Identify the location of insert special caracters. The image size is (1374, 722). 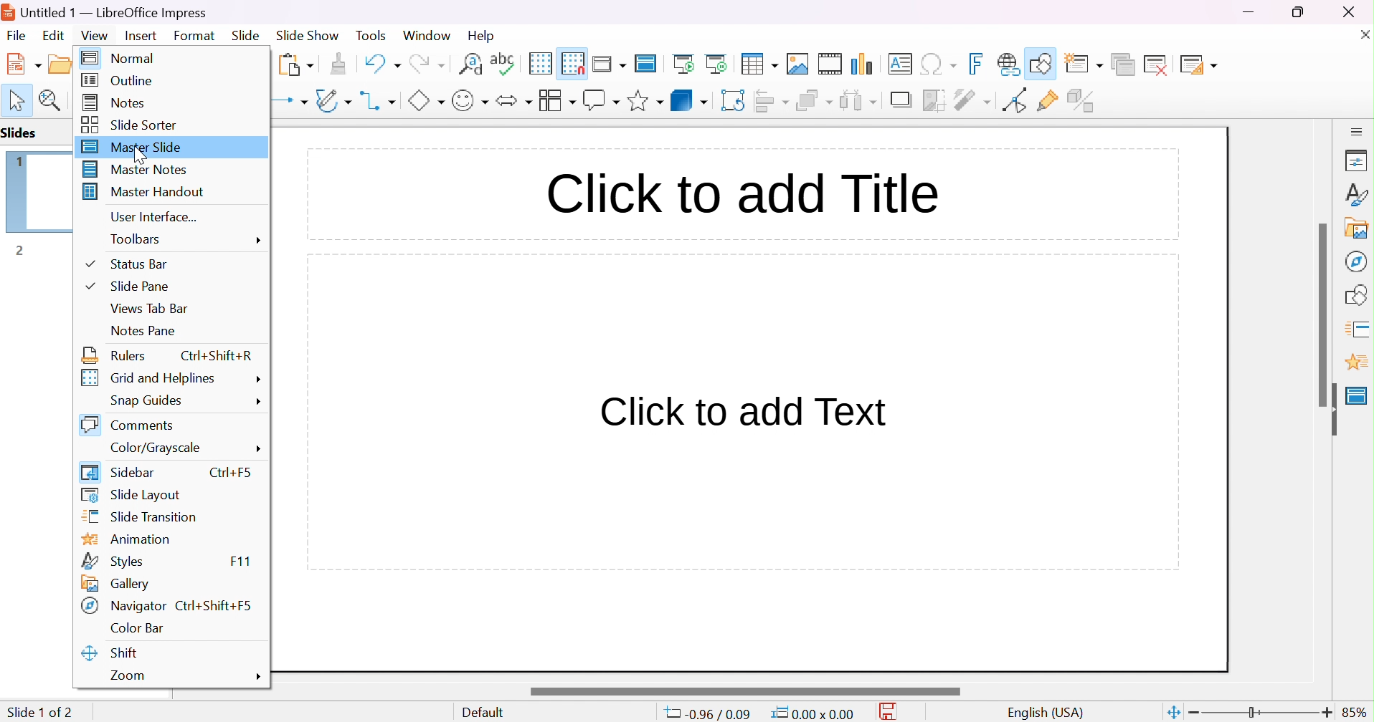
(939, 64).